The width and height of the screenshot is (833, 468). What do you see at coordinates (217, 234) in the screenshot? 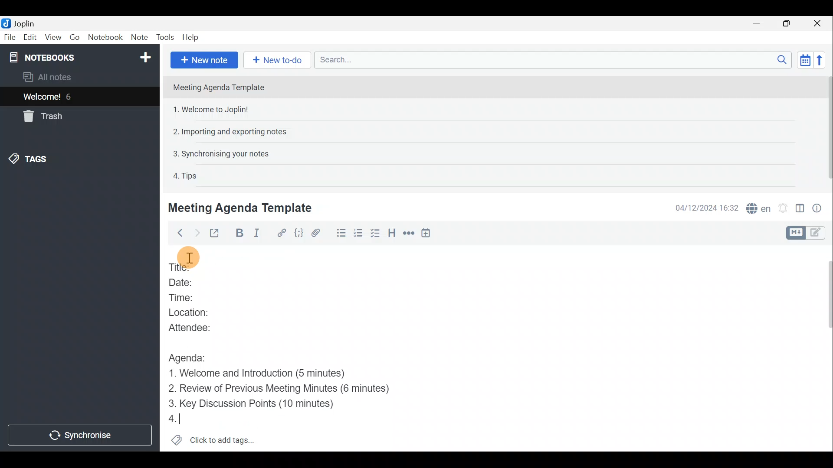
I see `Toggle external editing` at bounding box center [217, 234].